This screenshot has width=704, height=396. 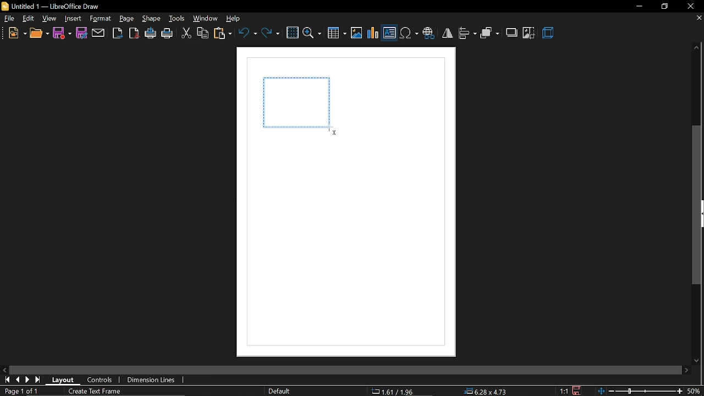 I want to click on save, so click(x=62, y=32).